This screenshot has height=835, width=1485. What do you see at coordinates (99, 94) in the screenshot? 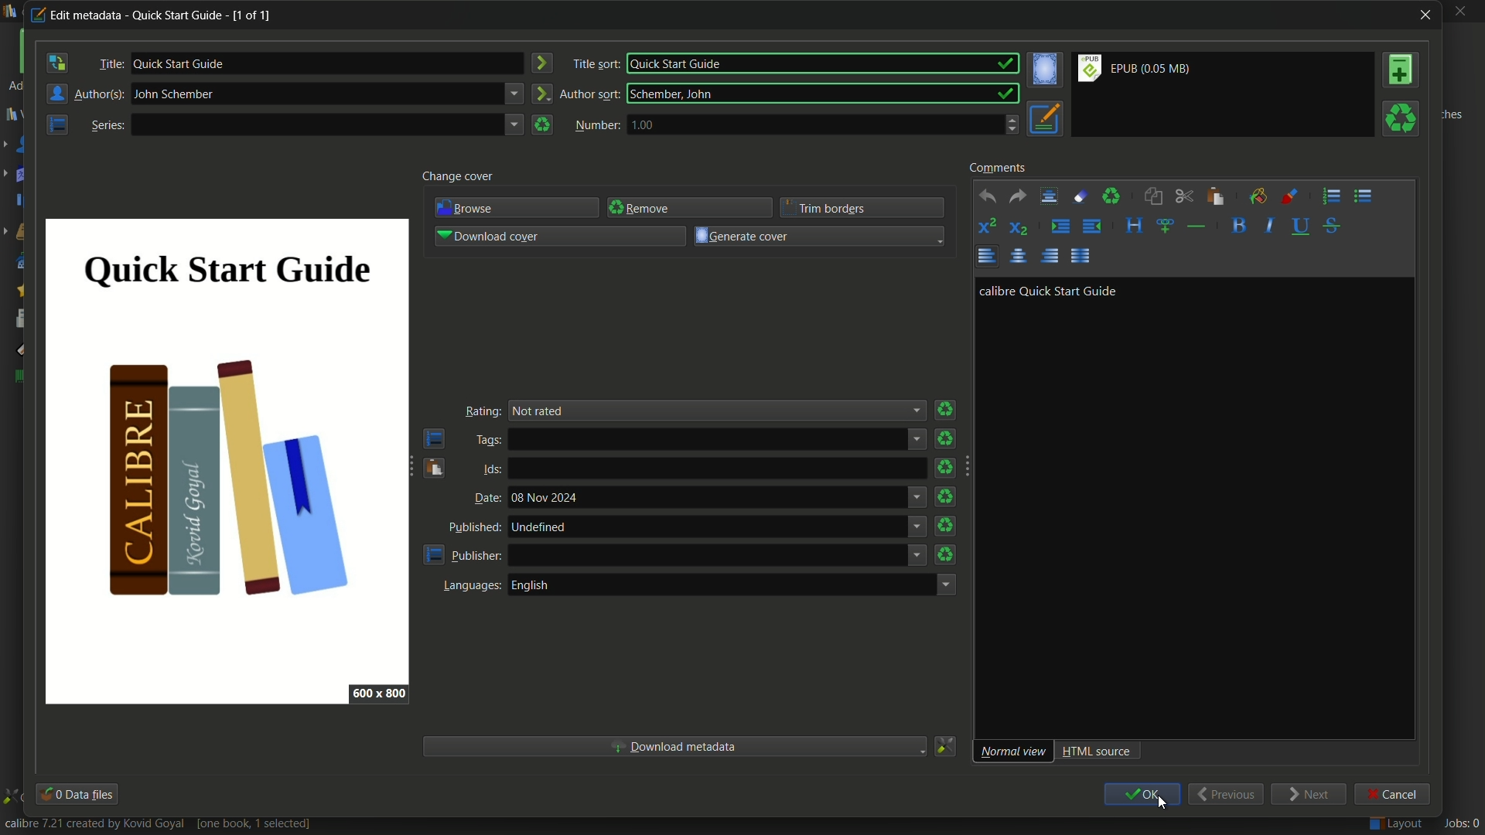
I see `Author(s)` at bounding box center [99, 94].